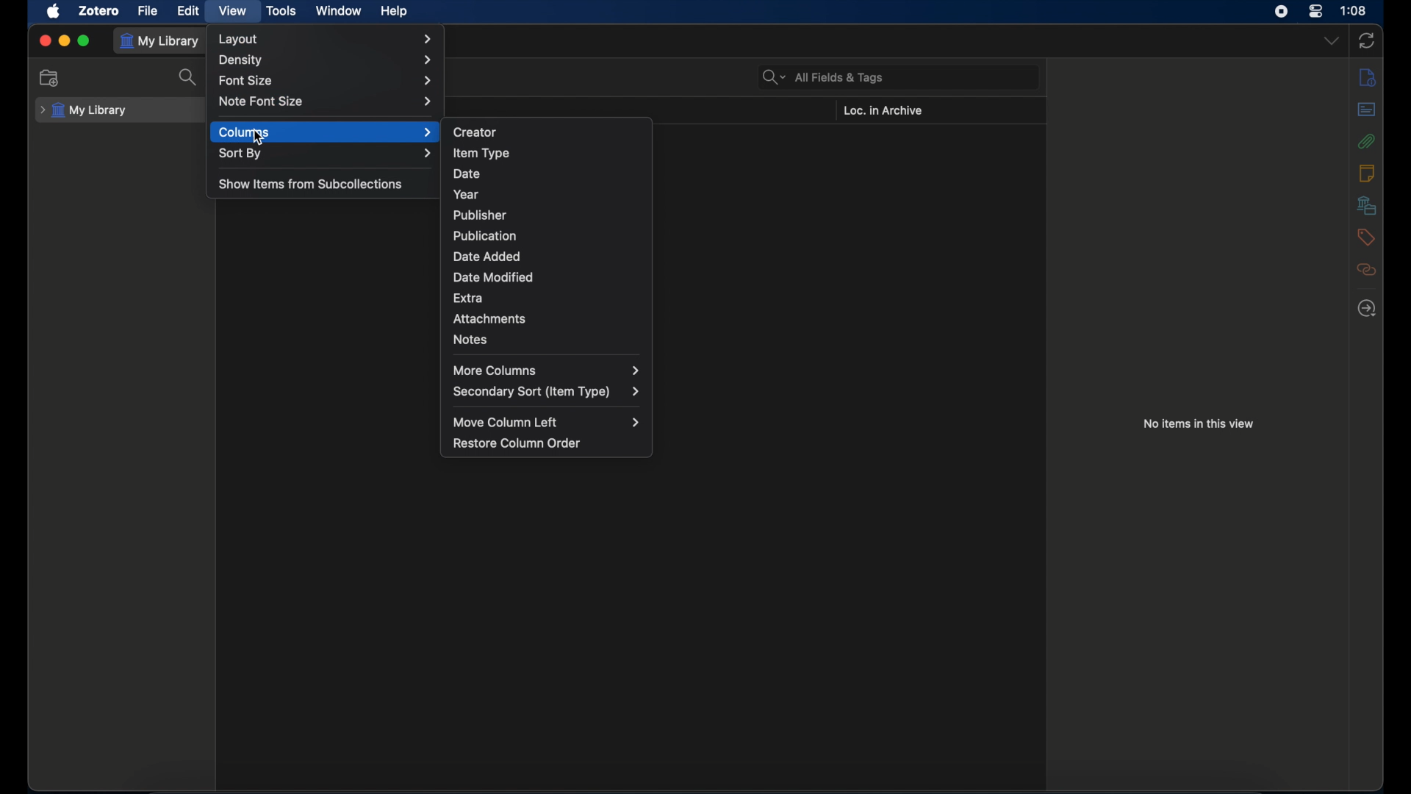  Describe the element at coordinates (546, 392) in the screenshot. I see `secondary sort` at that location.